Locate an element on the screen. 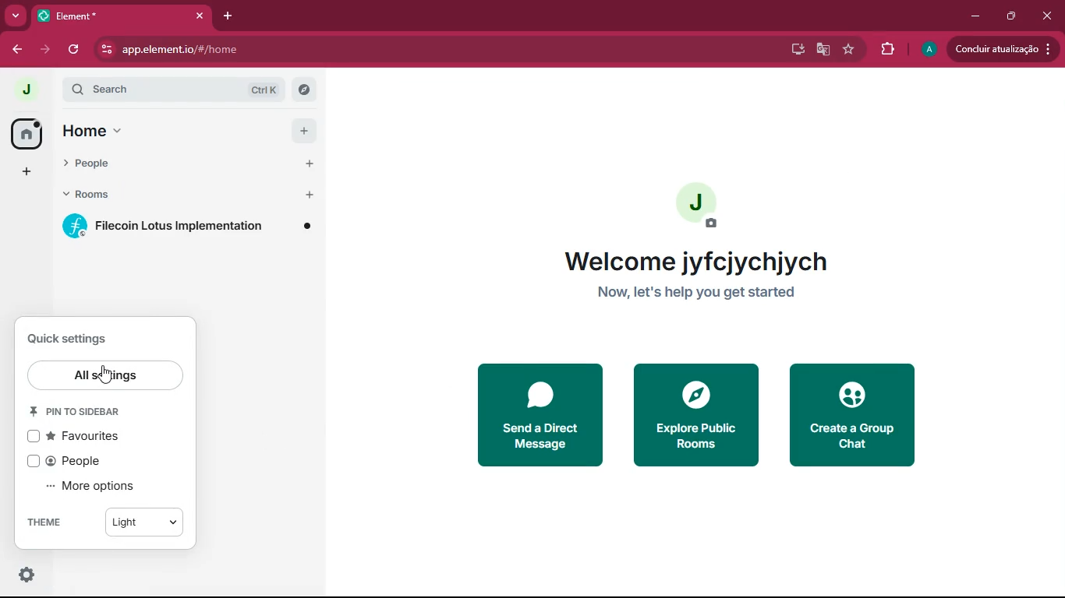 Image resolution: width=1065 pixels, height=598 pixels. people is located at coordinates (71, 460).